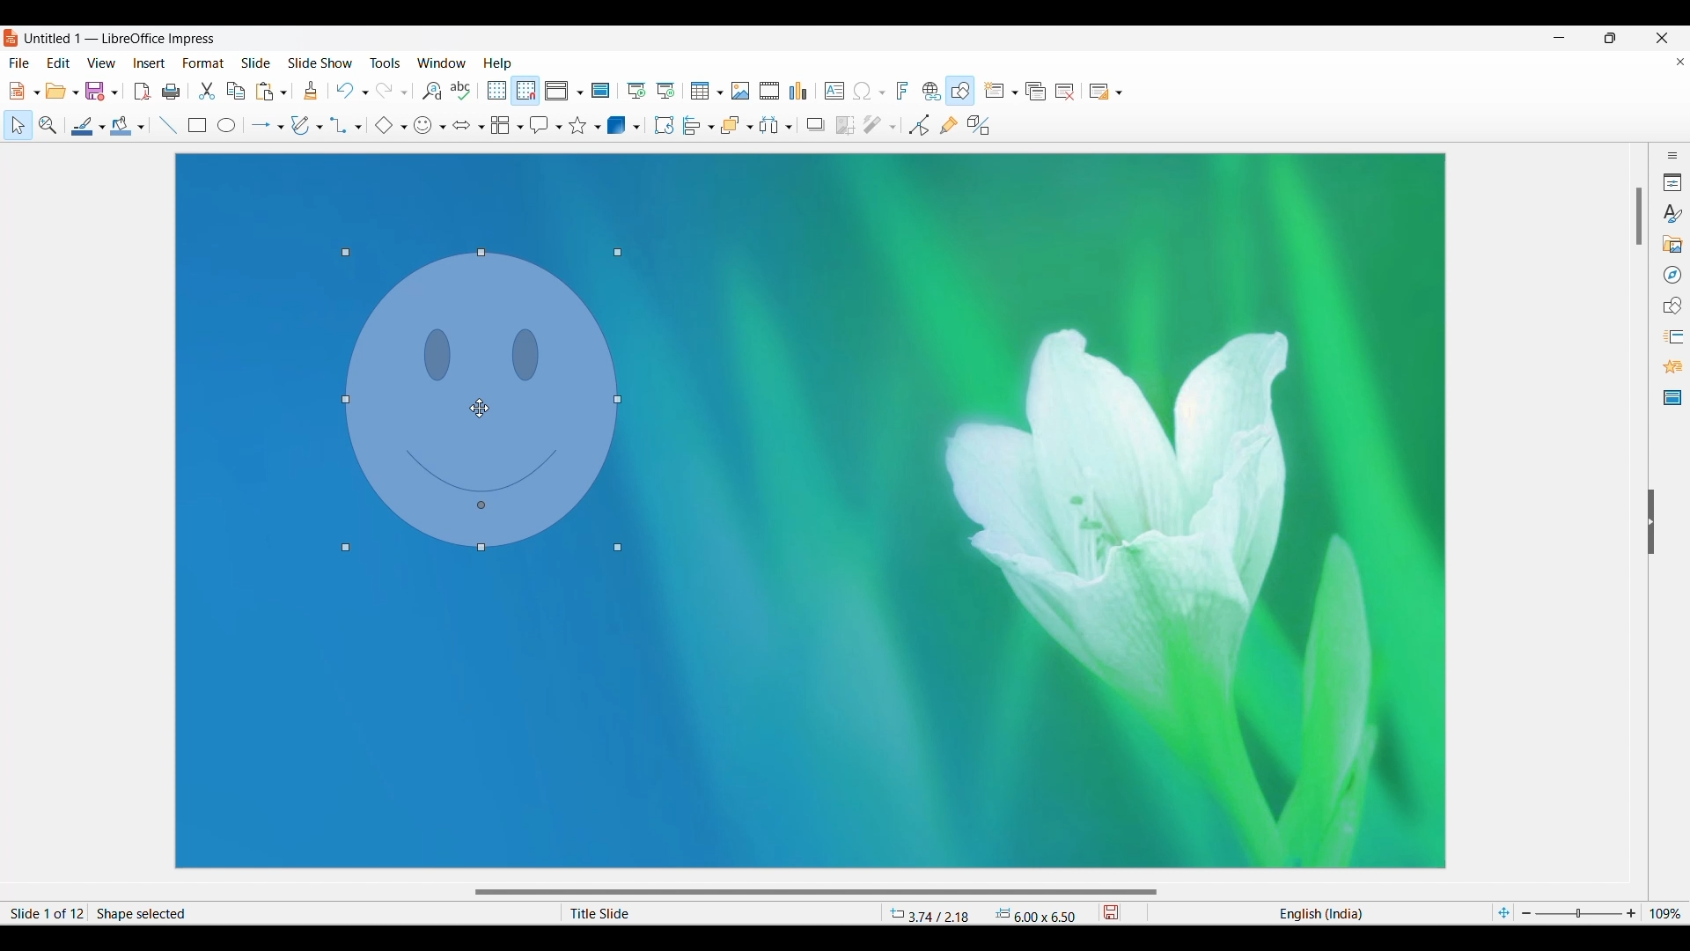 This screenshot has height=951, width=1690. What do you see at coordinates (798, 91) in the screenshot?
I see `Insert chart` at bounding box center [798, 91].